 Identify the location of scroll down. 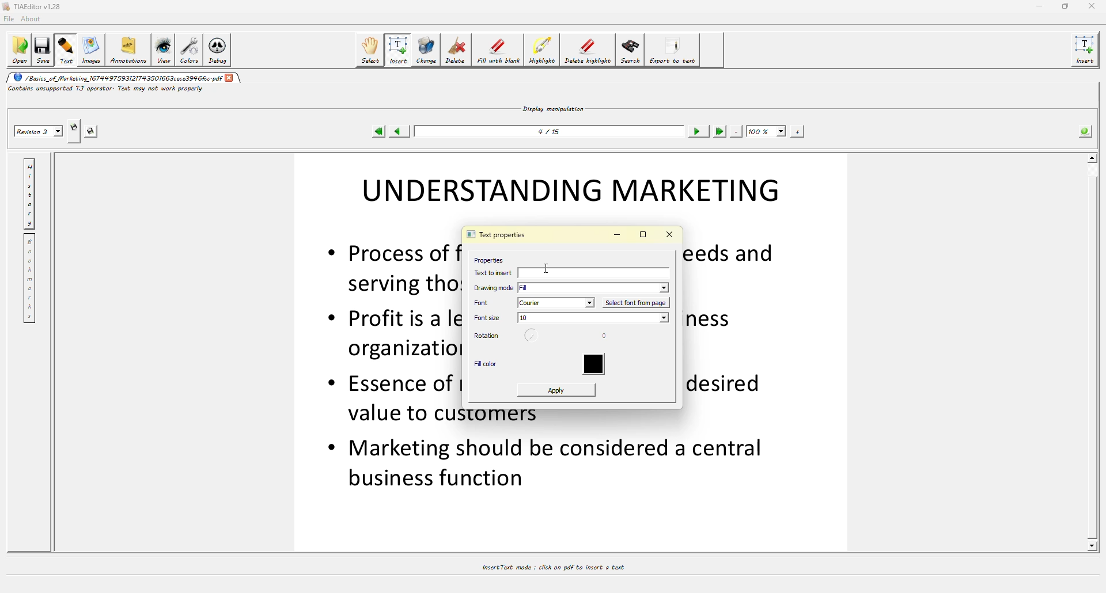
(1091, 545).